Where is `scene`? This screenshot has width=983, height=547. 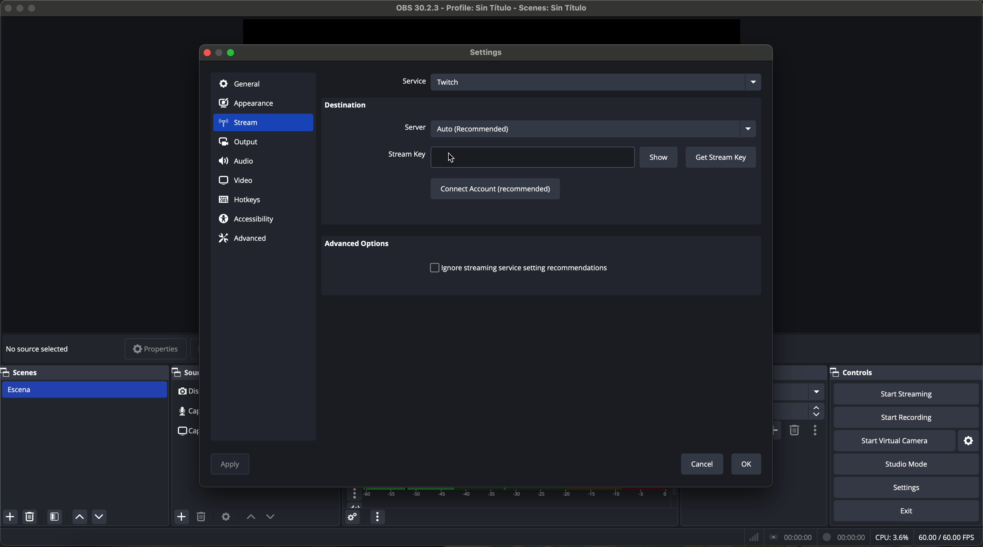 scene is located at coordinates (85, 390).